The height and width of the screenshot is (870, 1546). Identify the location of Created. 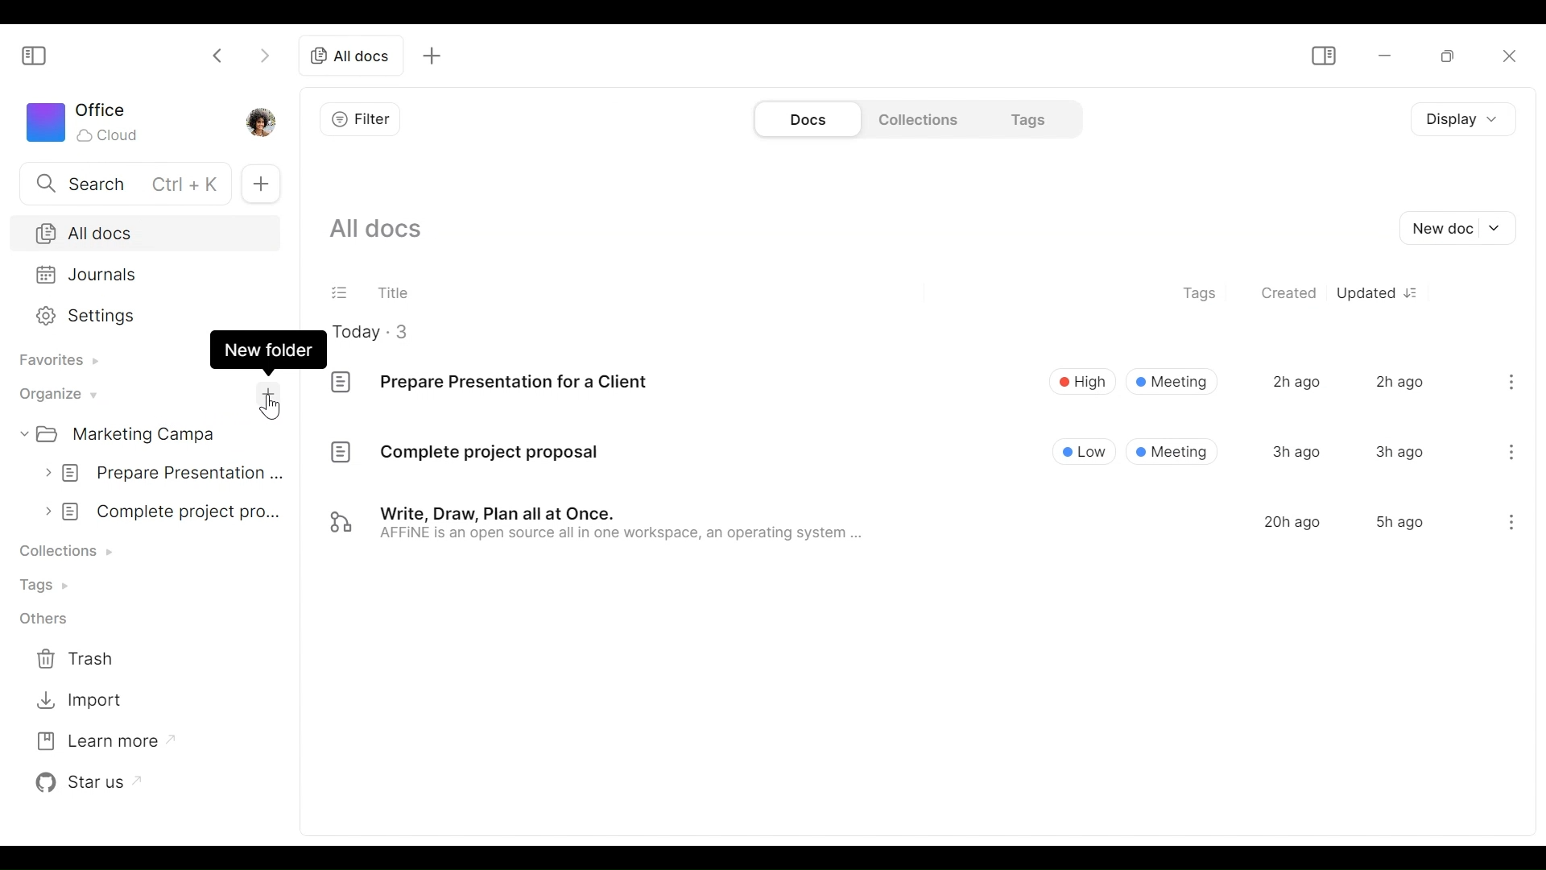
(1290, 294).